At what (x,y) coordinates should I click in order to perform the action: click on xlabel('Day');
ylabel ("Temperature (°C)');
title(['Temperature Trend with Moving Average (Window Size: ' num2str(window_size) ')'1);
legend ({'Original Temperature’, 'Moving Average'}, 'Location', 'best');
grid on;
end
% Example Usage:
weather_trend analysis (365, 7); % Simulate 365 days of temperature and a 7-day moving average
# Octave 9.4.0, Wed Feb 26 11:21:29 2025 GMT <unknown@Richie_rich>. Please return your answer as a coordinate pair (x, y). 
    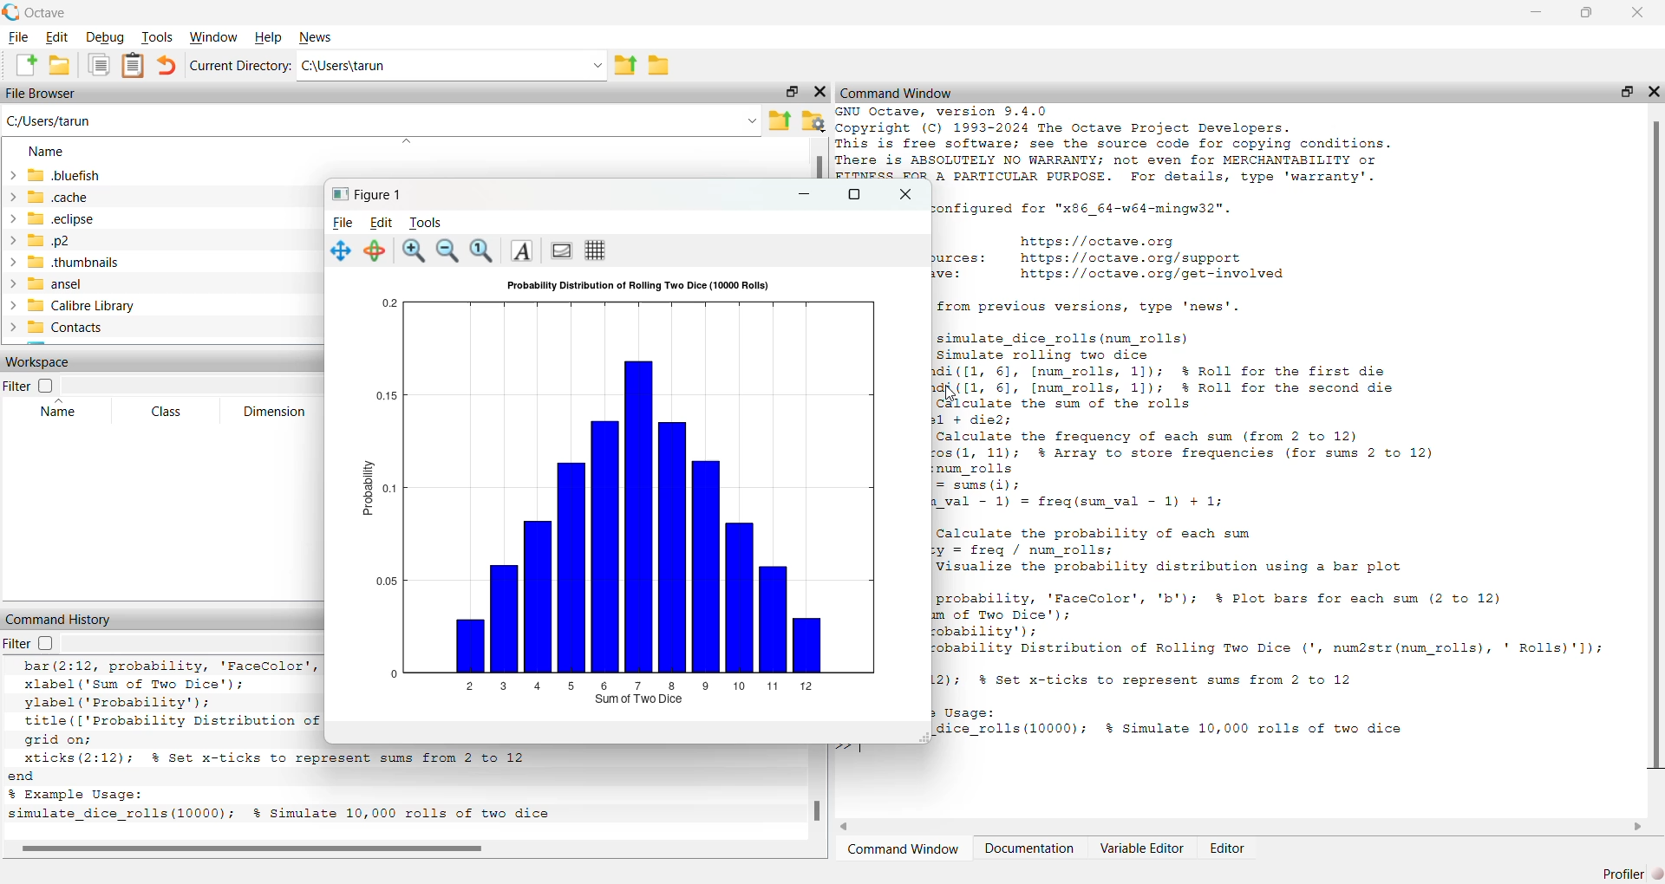
    Looking at the image, I should click on (163, 745).